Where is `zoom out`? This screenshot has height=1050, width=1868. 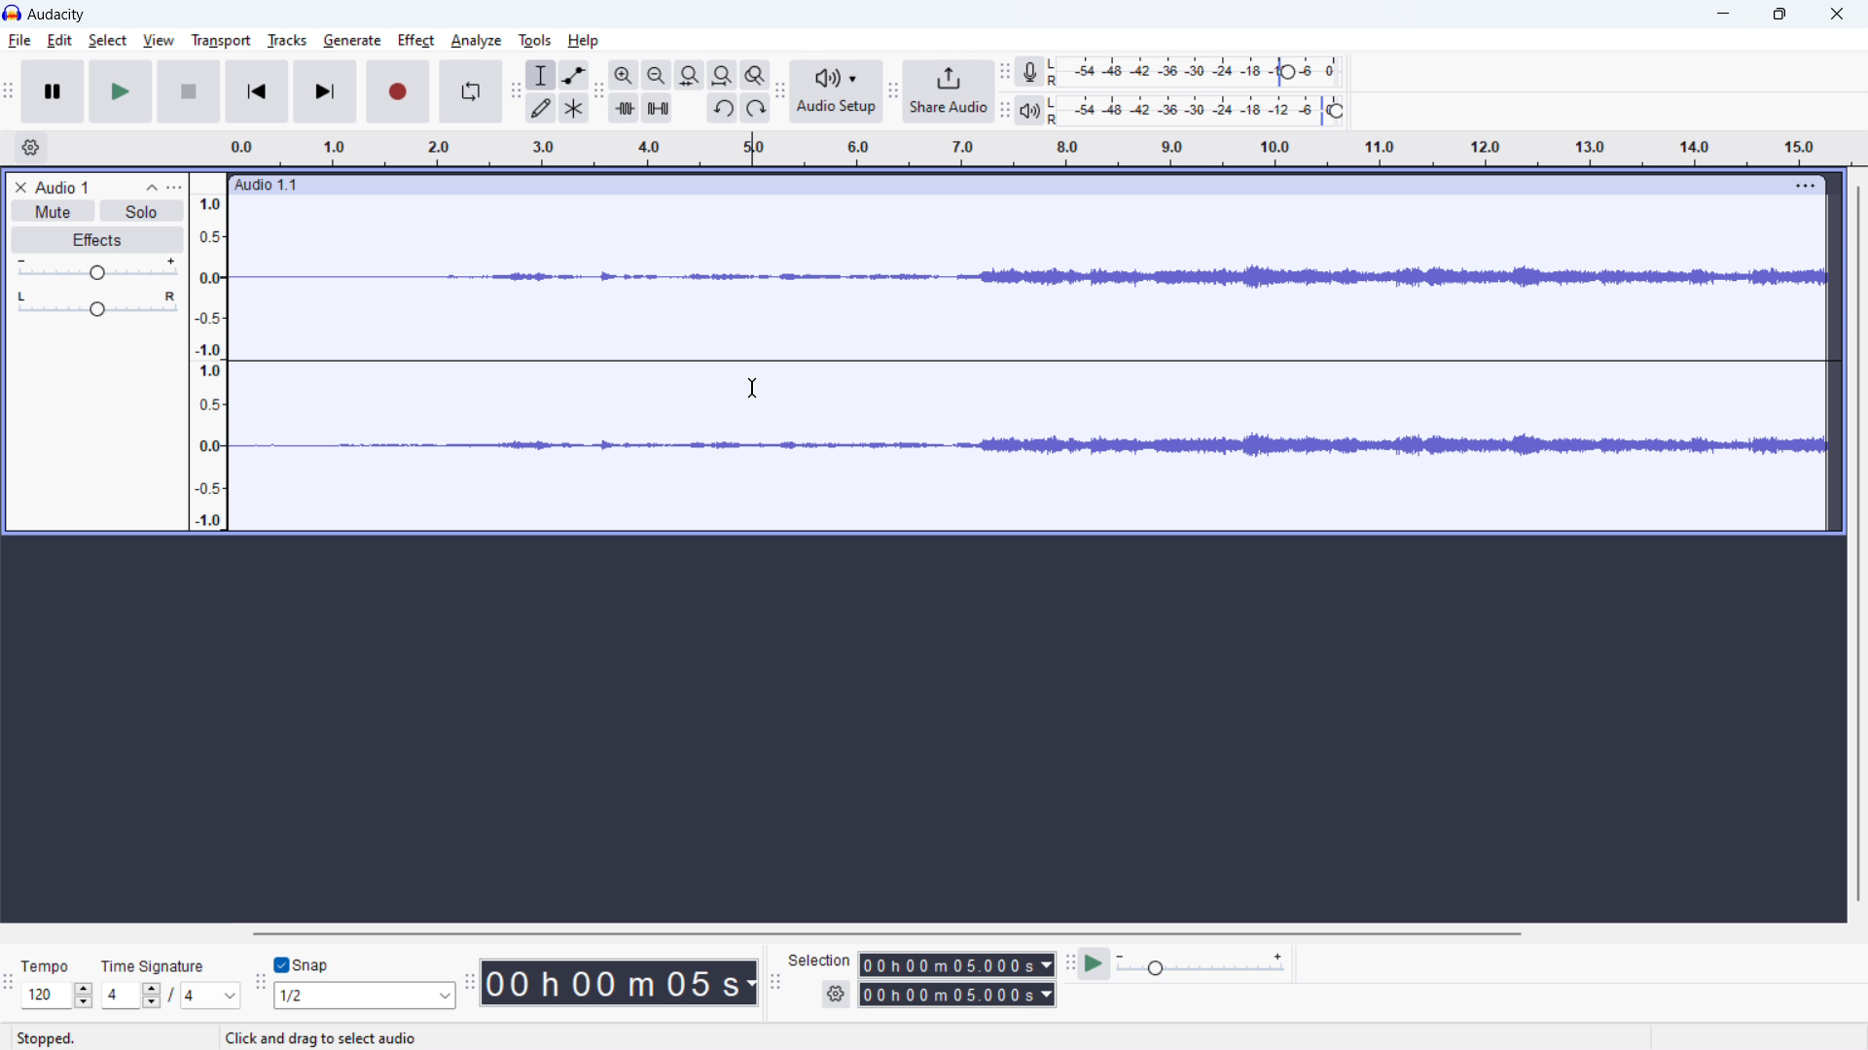 zoom out is located at coordinates (657, 76).